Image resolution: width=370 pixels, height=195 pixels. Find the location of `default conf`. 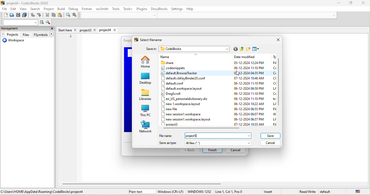

default conf is located at coordinates (181, 84).